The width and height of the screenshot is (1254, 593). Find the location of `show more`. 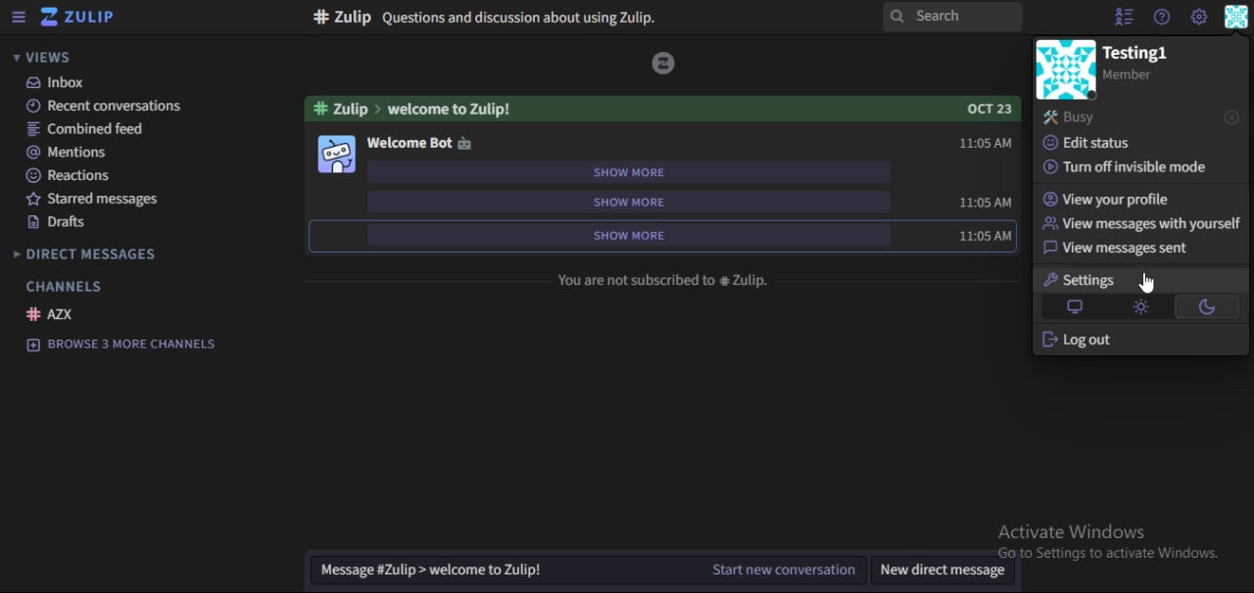

show more is located at coordinates (635, 234).